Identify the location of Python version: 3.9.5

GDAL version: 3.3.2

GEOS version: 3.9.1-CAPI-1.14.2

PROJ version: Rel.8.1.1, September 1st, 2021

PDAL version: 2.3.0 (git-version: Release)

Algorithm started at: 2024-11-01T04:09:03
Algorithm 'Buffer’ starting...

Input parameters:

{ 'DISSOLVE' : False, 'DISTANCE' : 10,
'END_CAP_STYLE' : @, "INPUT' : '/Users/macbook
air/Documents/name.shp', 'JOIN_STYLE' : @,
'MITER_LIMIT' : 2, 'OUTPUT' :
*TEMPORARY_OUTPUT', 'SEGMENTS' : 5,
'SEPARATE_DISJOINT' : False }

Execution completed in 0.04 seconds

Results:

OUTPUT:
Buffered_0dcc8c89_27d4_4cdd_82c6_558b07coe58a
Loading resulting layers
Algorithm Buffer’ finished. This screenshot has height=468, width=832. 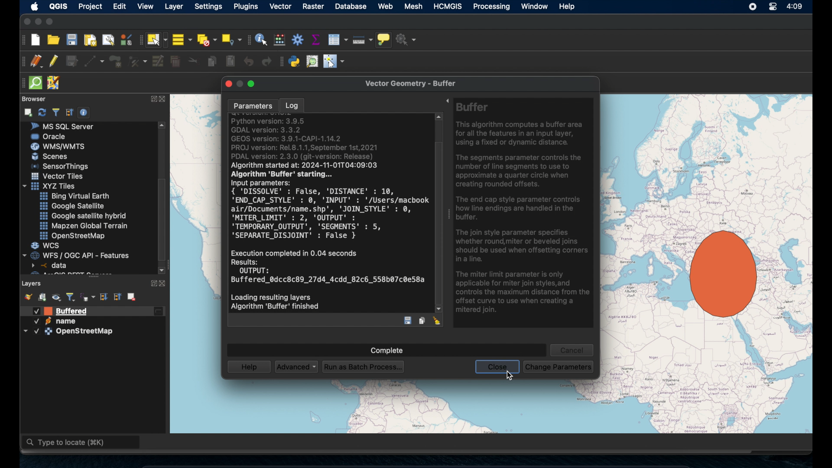
(327, 216).